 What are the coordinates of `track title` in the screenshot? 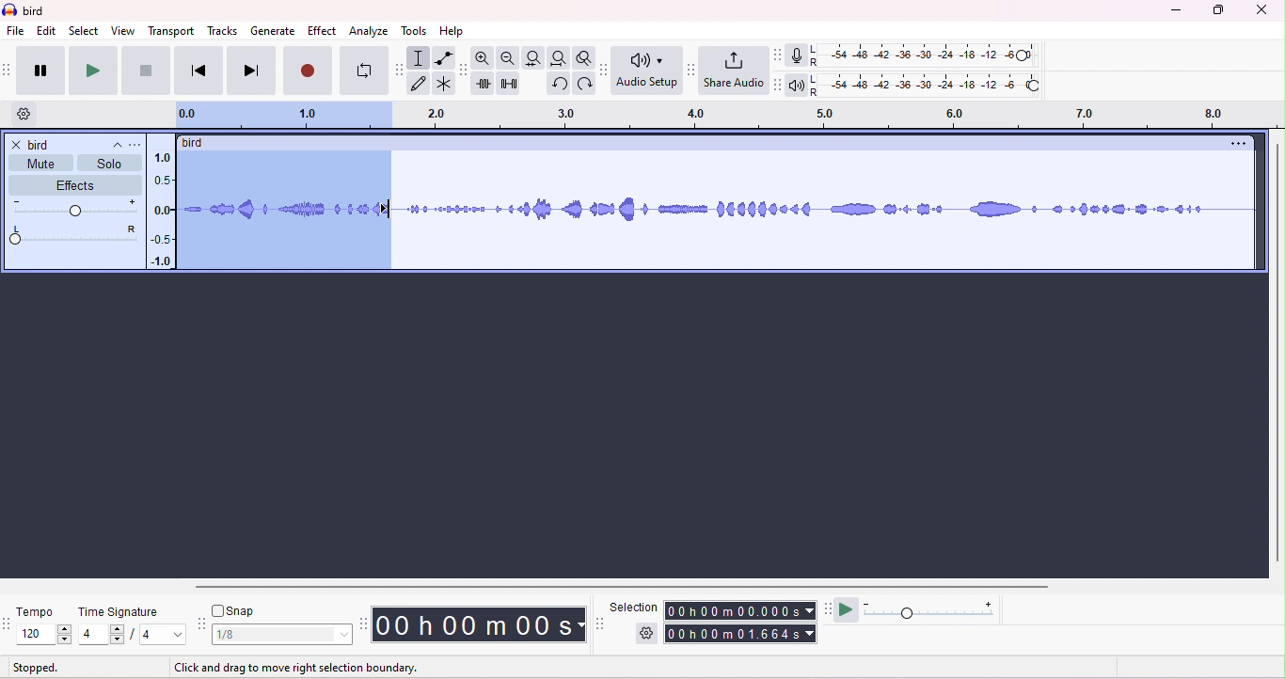 It's located at (76, 144).